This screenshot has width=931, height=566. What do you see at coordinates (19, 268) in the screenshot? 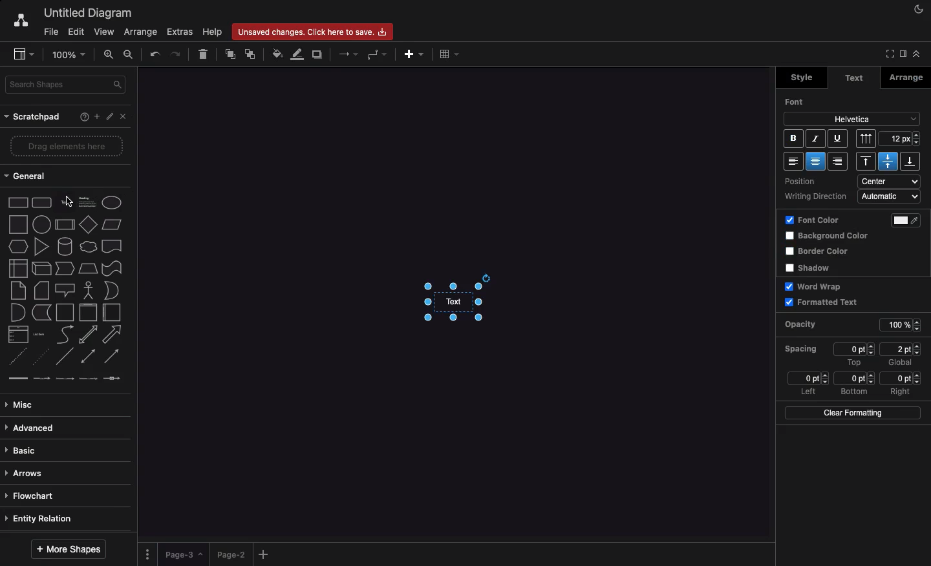
I see `internal storage` at bounding box center [19, 268].